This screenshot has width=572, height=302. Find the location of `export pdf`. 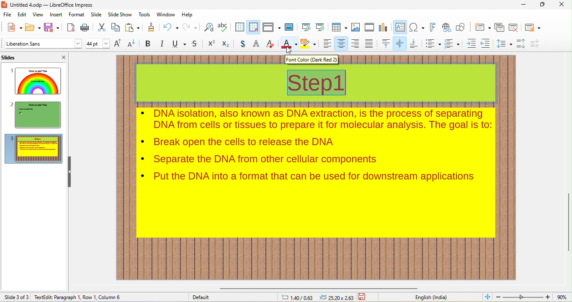

export pdf is located at coordinates (71, 28).